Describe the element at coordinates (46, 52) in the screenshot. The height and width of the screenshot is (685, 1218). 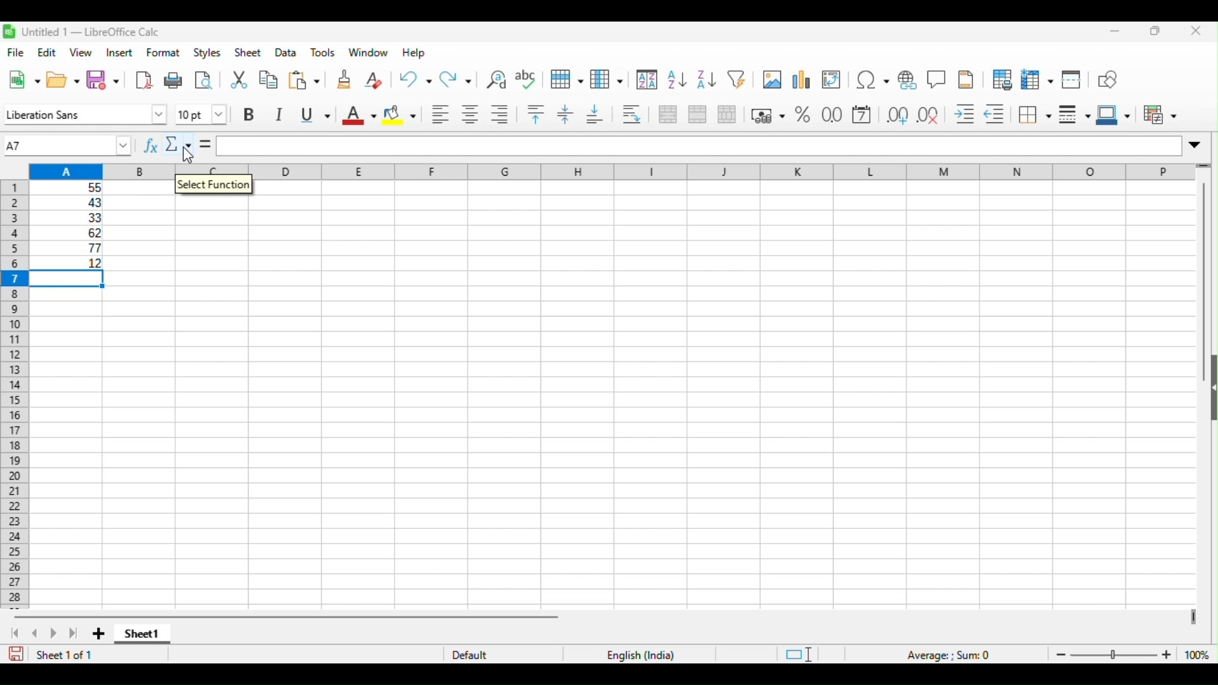
I see `edit` at that location.